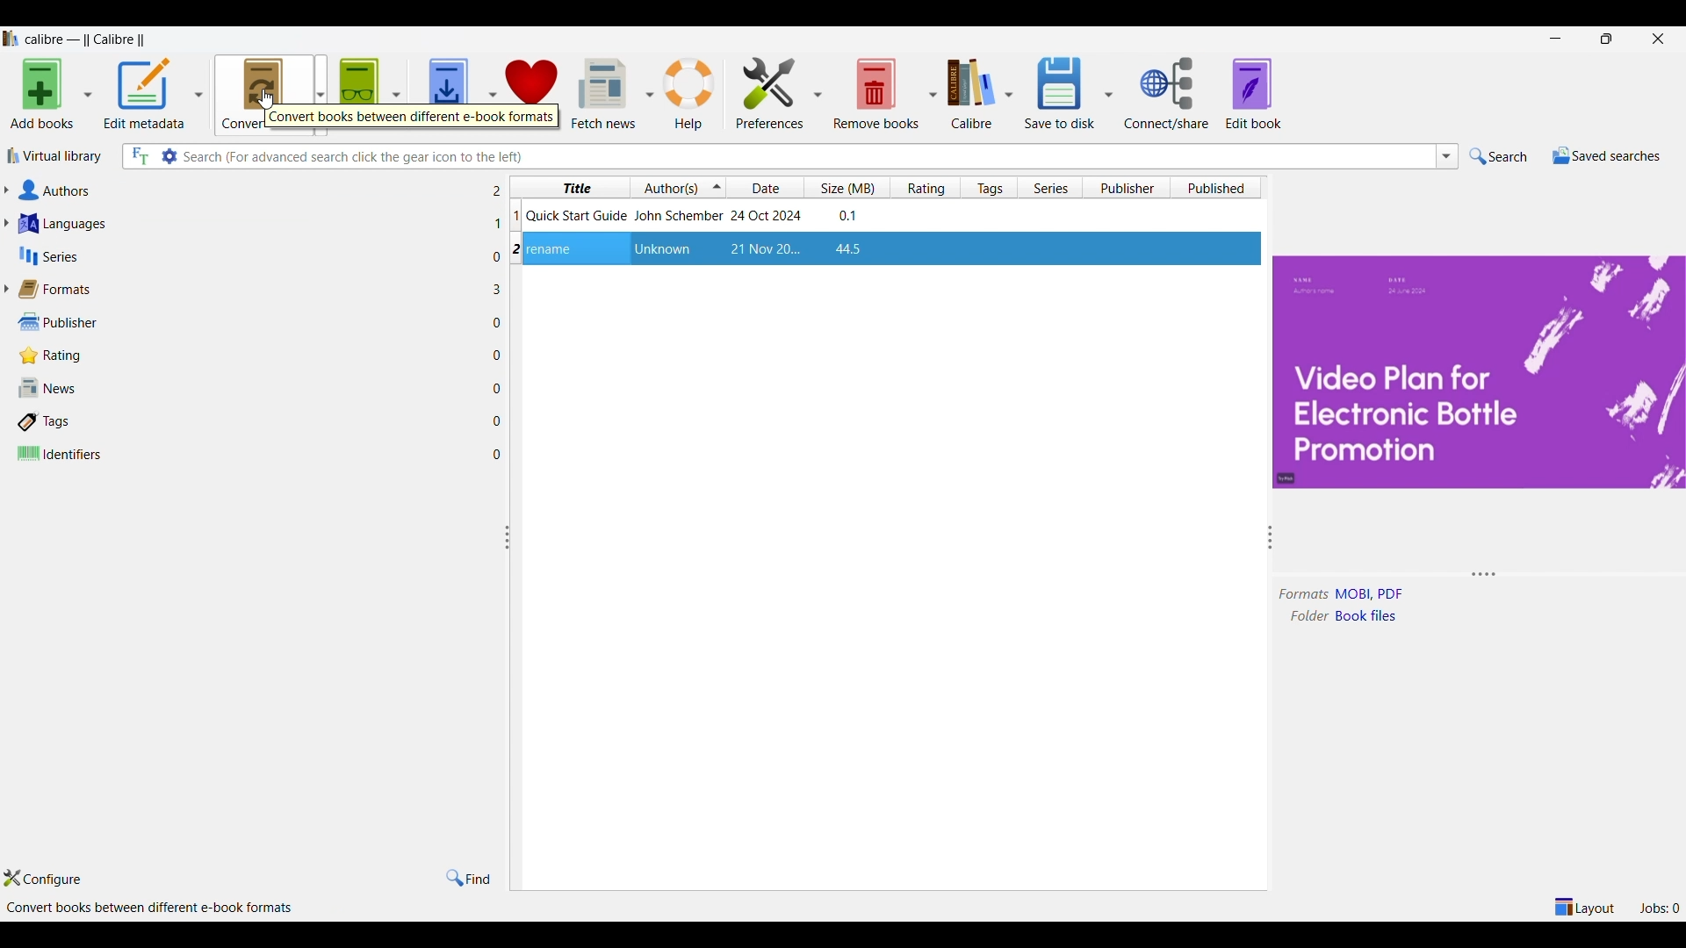 Image resolution: width=1686 pixels, height=948 pixels. Describe the element at coordinates (43, 879) in the screenshot. I see `Configure` at that location.